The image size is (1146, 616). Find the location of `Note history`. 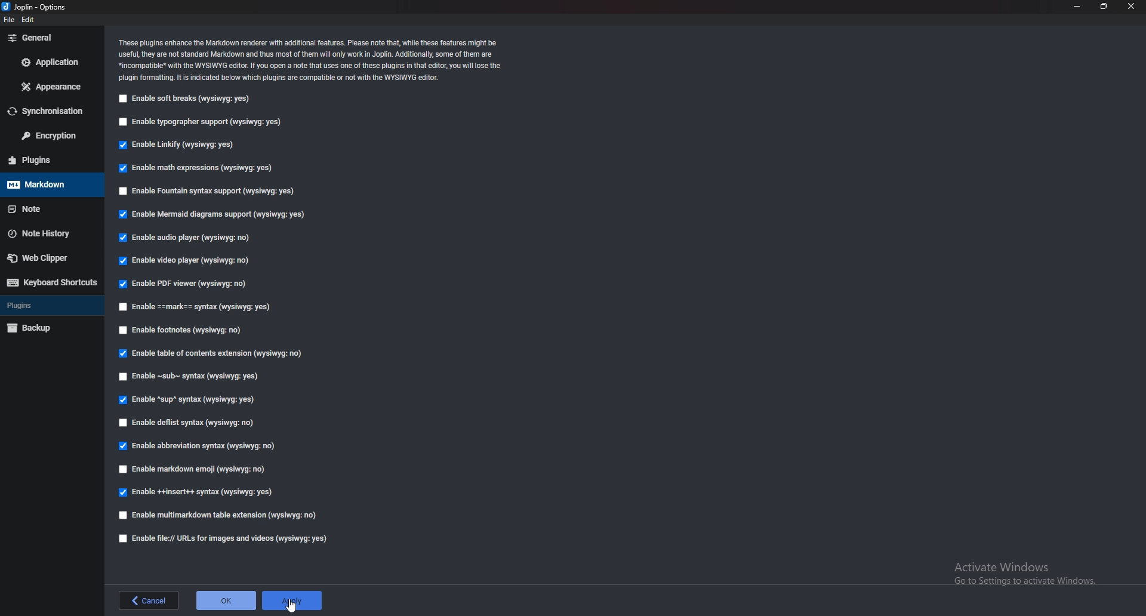

Note history is located at coordinates (47, 233).